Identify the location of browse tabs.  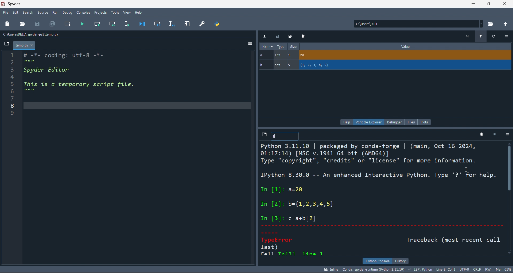
(263, 135).